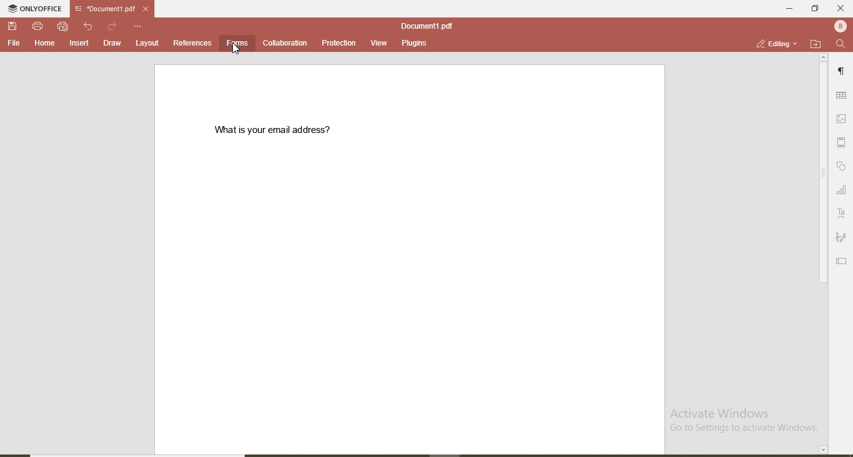 The width and height of the screenshot is (853, 457). What do you see at coordinates (843, 142) in the screenshot?
I see `margin` at bounding box center [843, 142].